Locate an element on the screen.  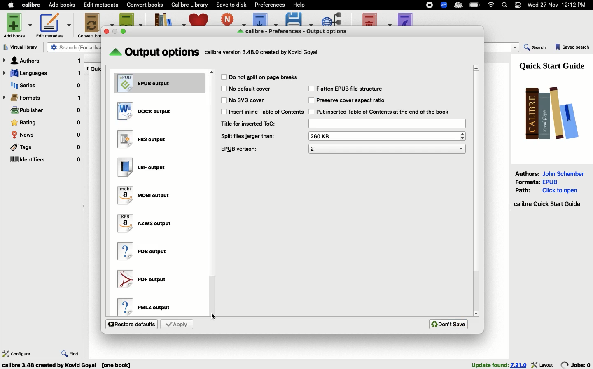
Help is located at coordinates (299, 4).